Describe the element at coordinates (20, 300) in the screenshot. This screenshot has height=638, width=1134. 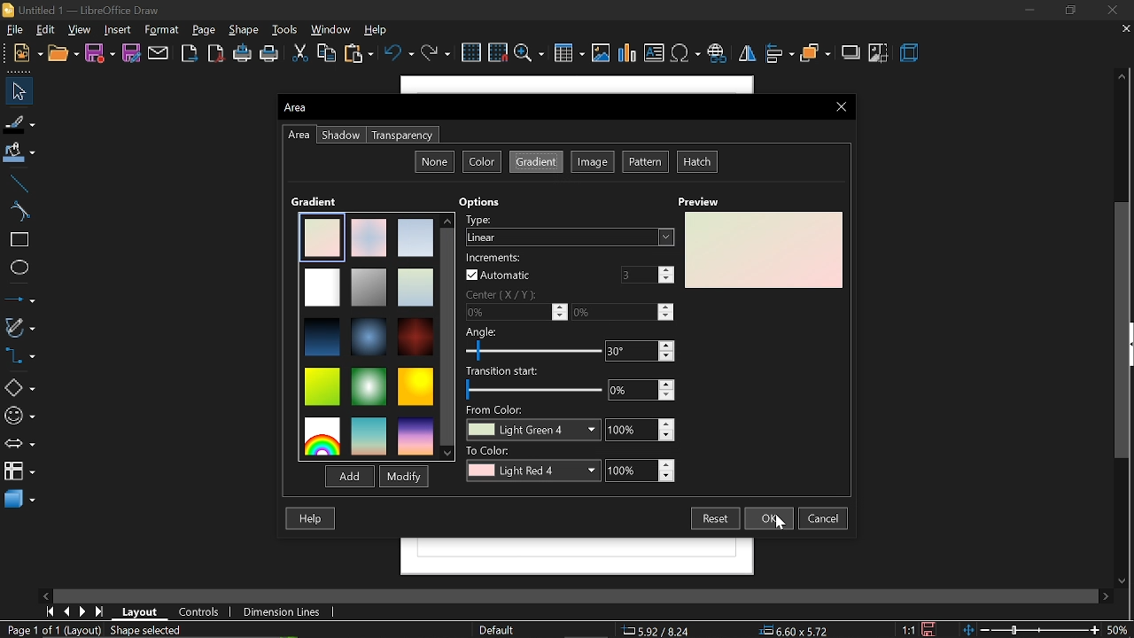
I see `lines and arrows` at that location.